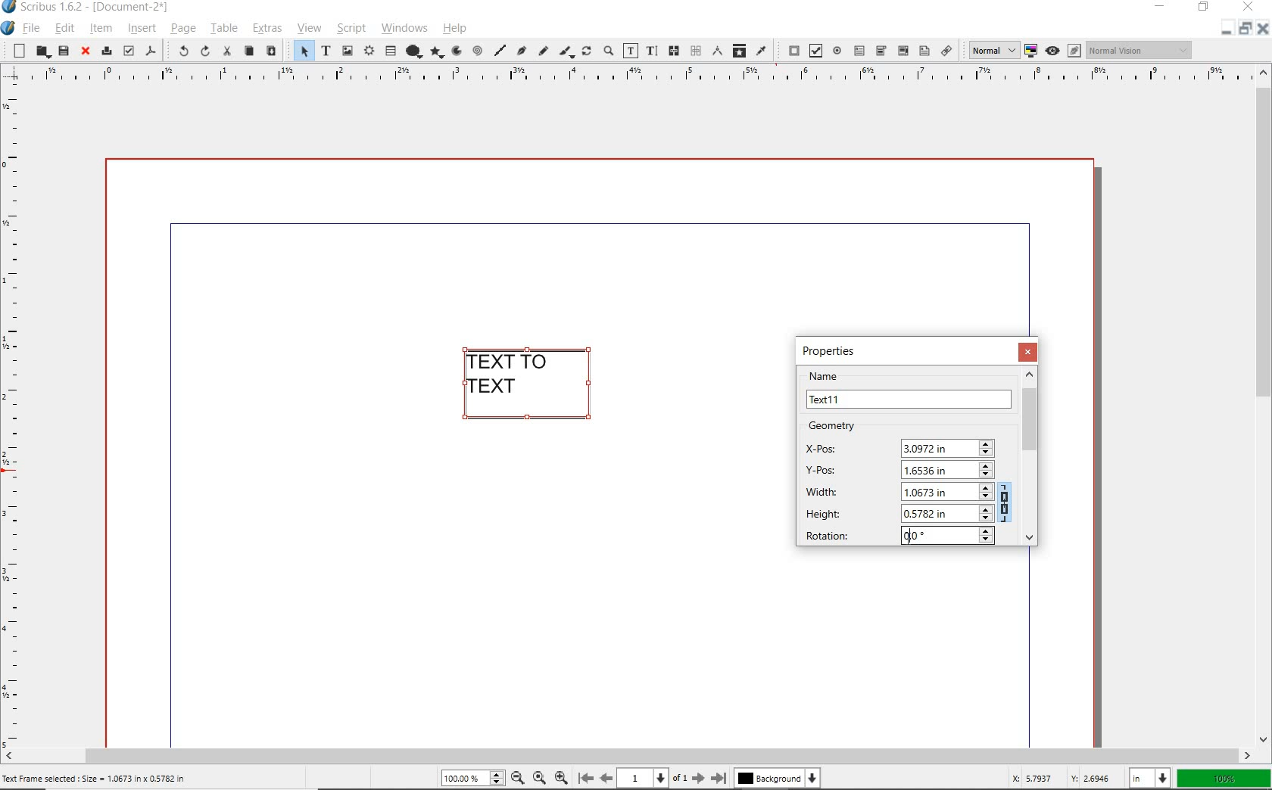  Describe the element at coordinates (267, 28) in the screenshot. I see `extras` at that location.